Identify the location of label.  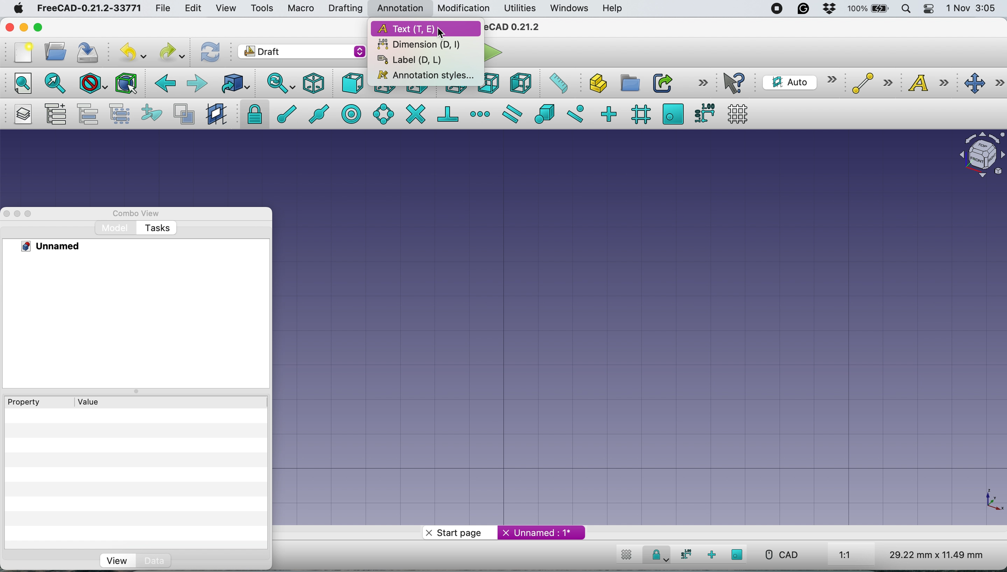
(412, 61).